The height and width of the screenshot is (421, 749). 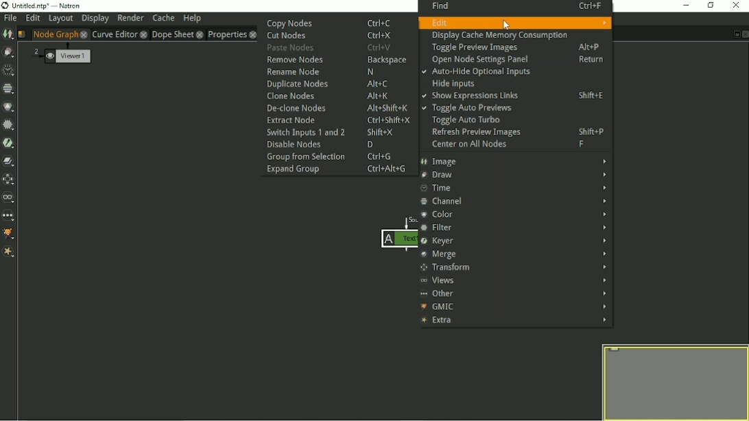 I want to click on Time, so click(x=8, y=71).